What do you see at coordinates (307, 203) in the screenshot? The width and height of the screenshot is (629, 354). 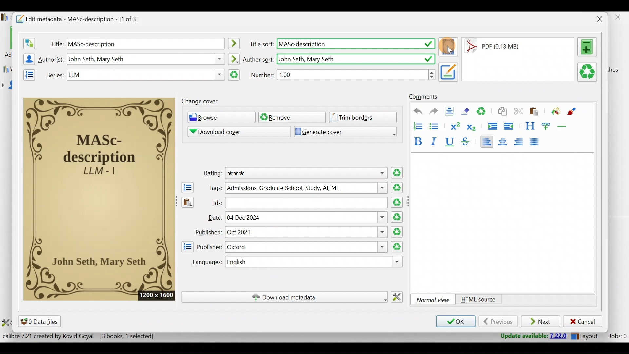 I see `` at bounding box center [307, 203].